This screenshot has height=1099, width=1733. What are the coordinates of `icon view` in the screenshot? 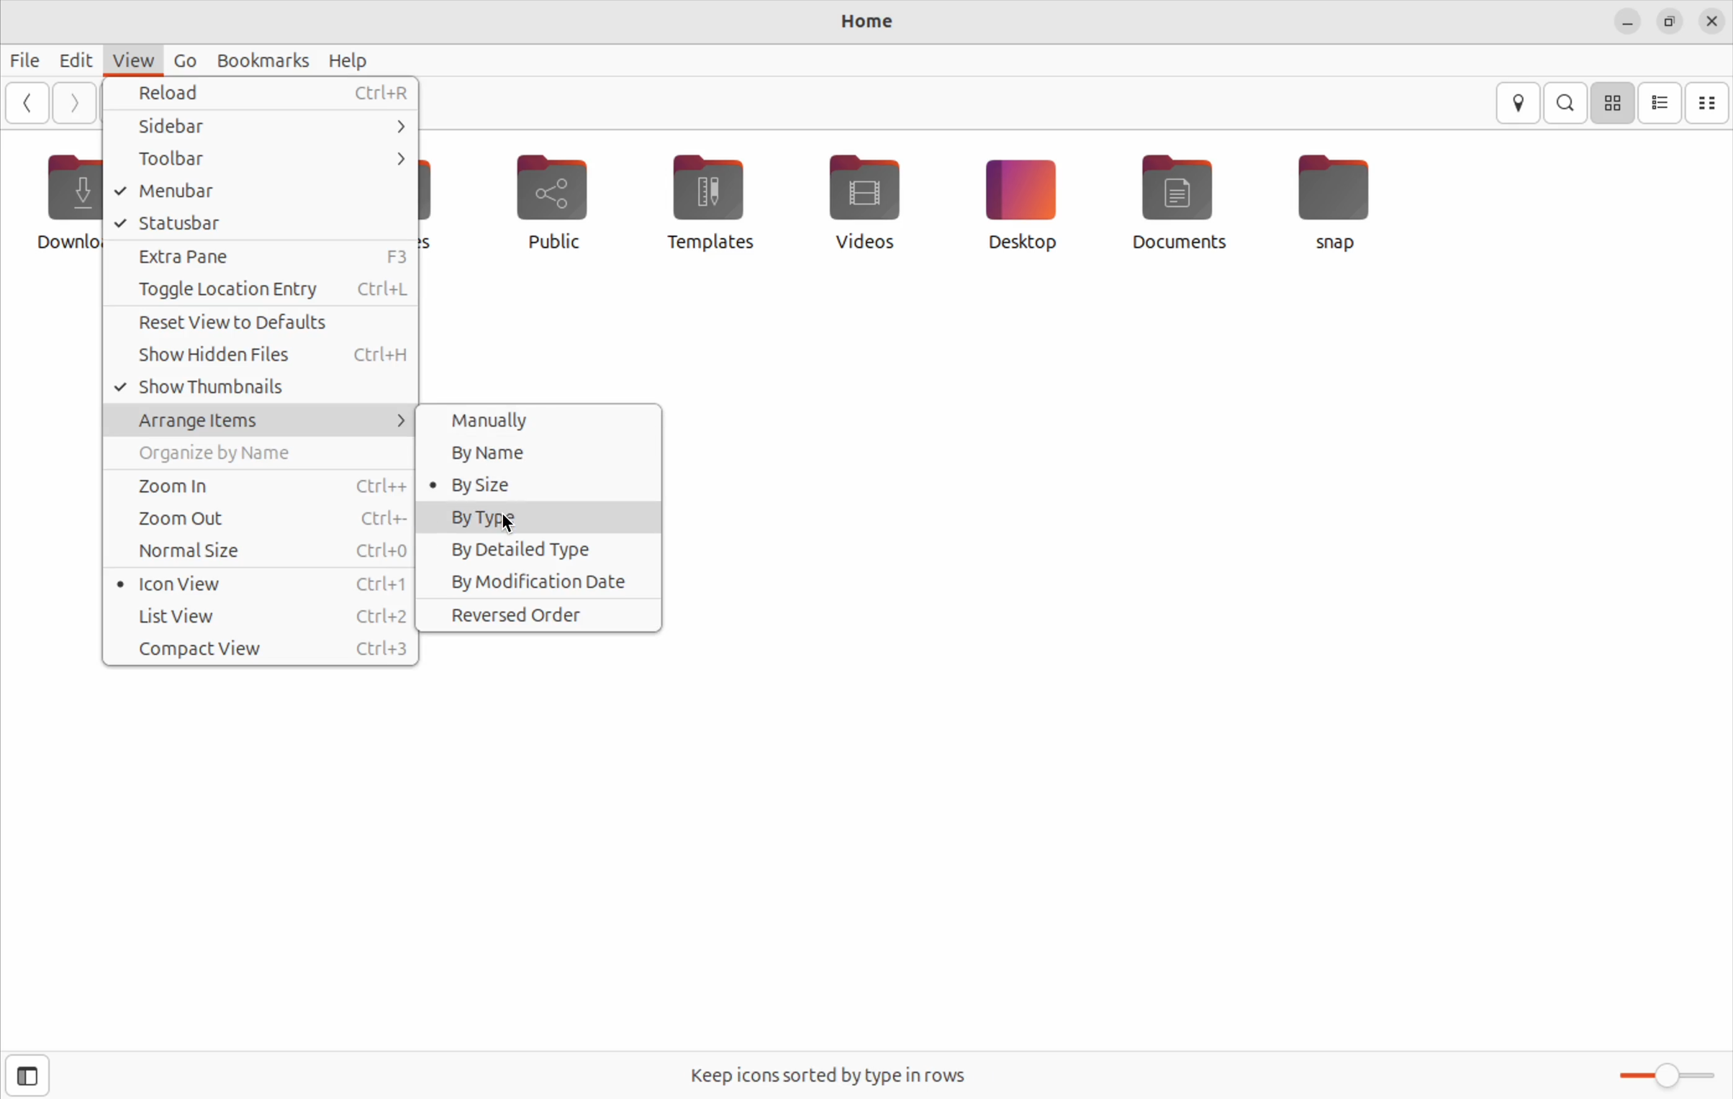 It's located at (1612, 104).